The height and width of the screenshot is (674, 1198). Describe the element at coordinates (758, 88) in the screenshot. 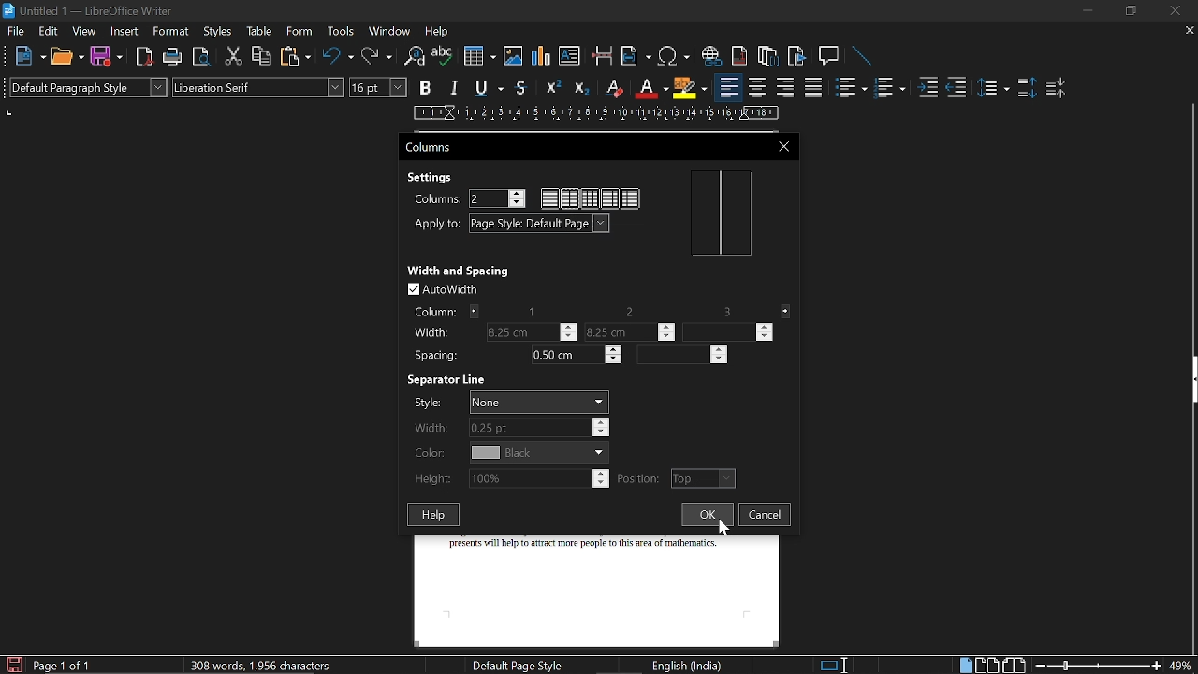

I see `Center` at that location.